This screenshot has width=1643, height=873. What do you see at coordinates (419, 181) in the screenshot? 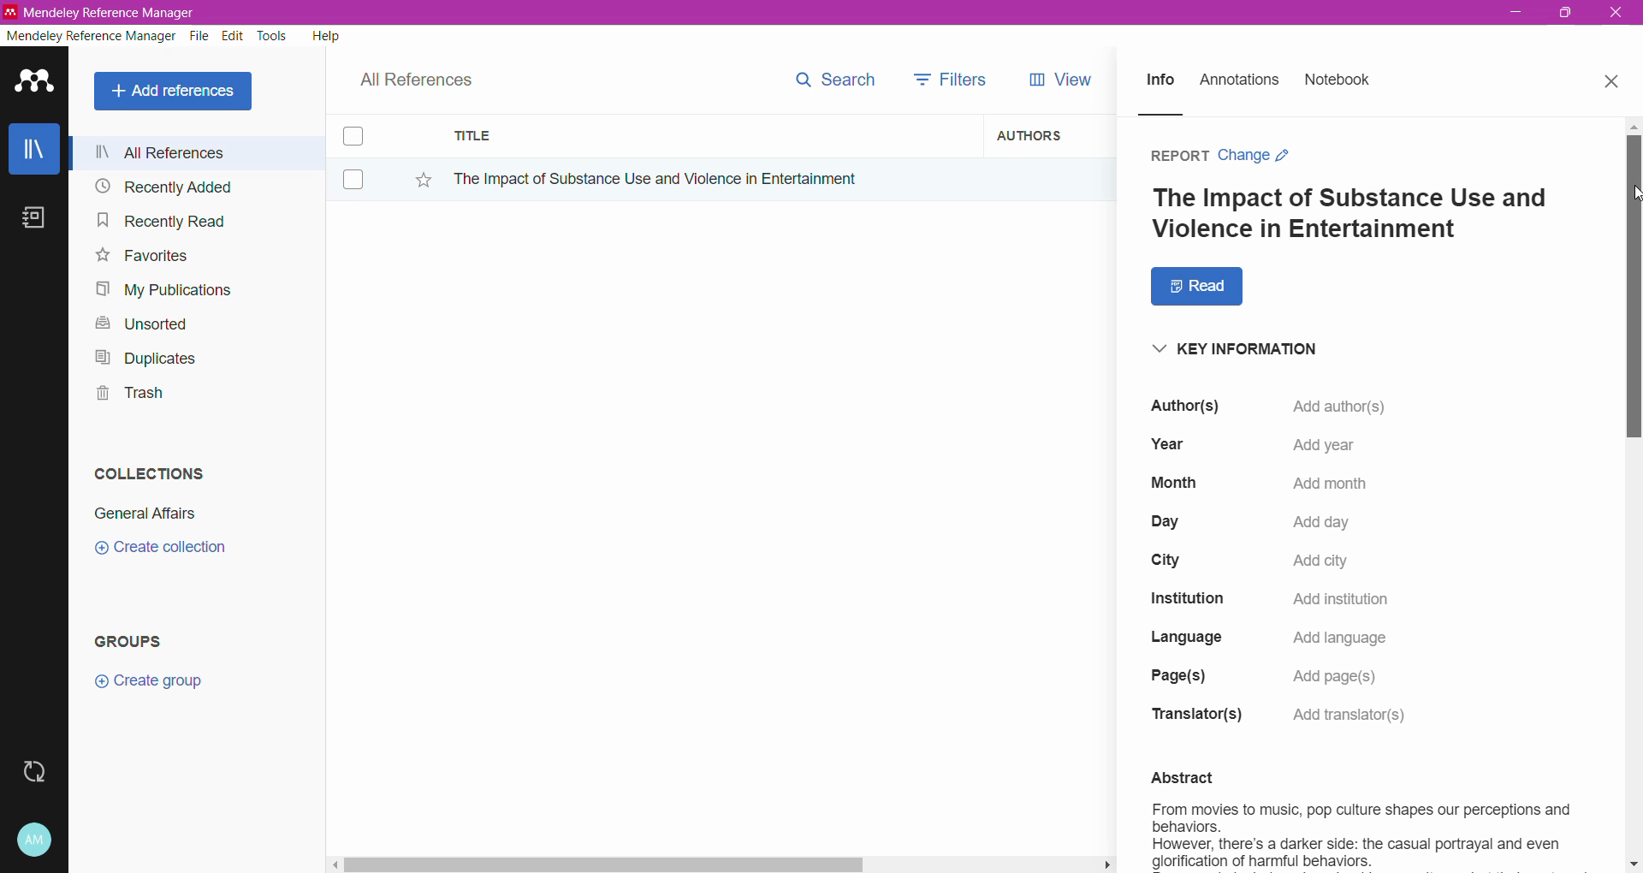
I see `Click to Add to Favorites` at bounding box center [419, 181].